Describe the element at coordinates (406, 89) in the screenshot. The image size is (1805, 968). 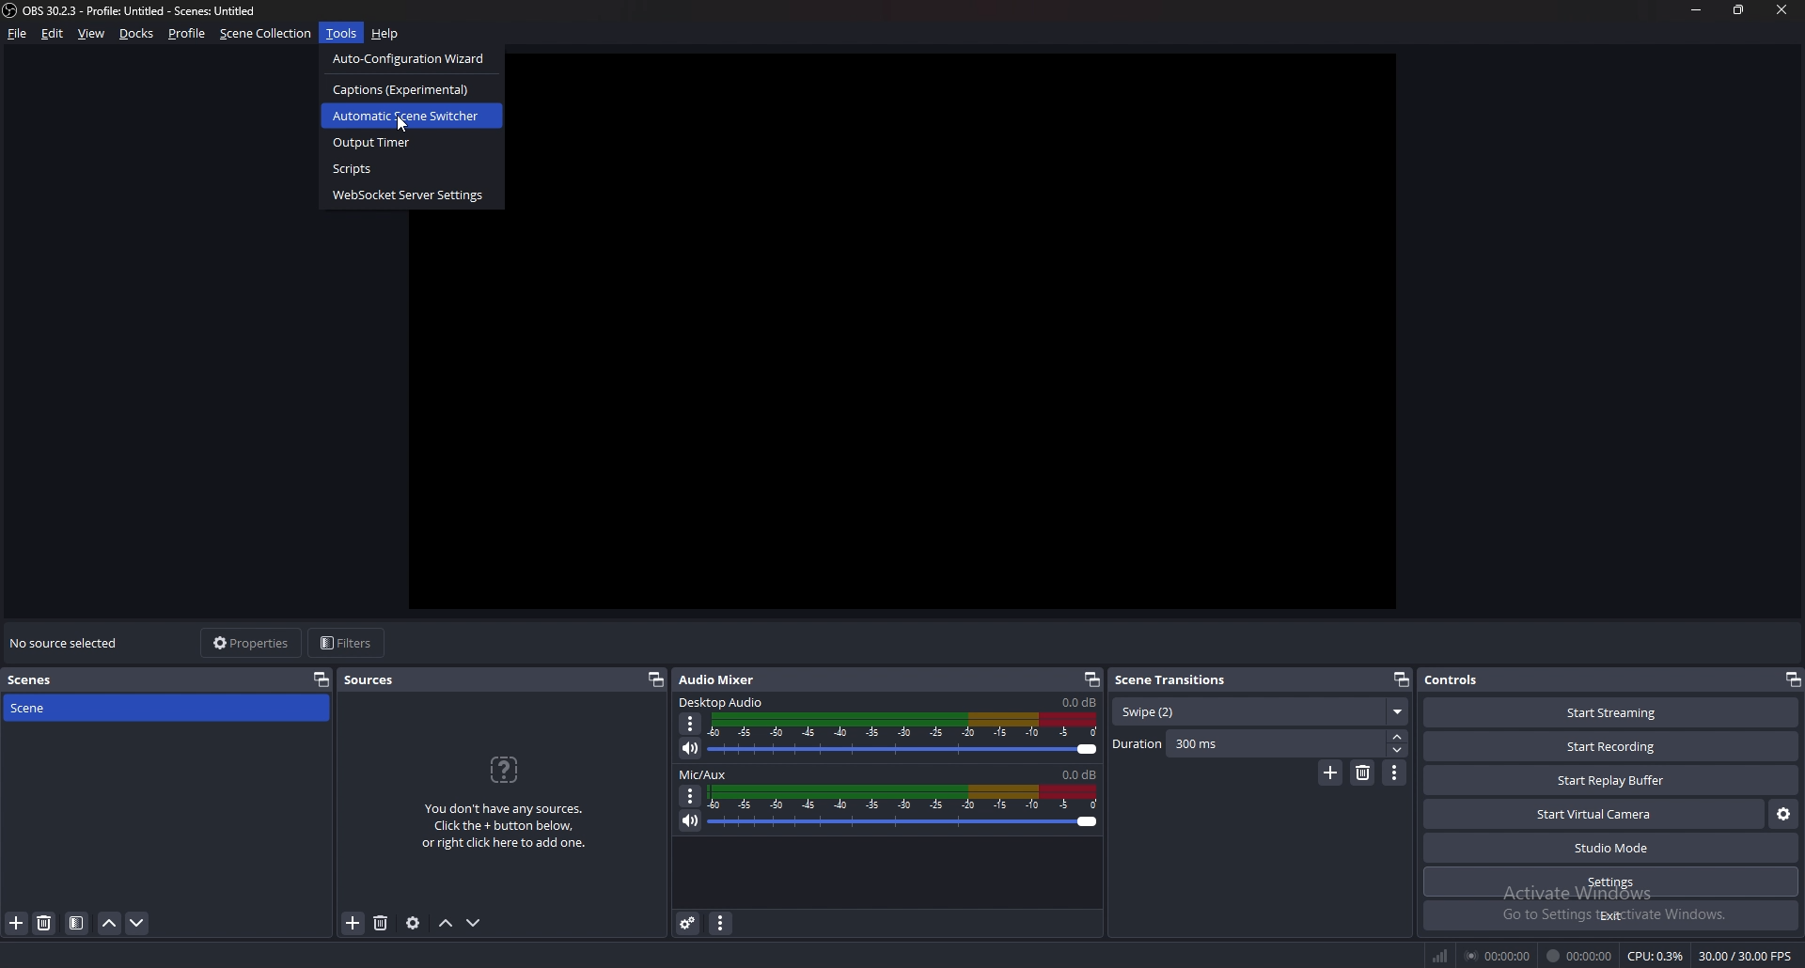
I see `captions` at that location.